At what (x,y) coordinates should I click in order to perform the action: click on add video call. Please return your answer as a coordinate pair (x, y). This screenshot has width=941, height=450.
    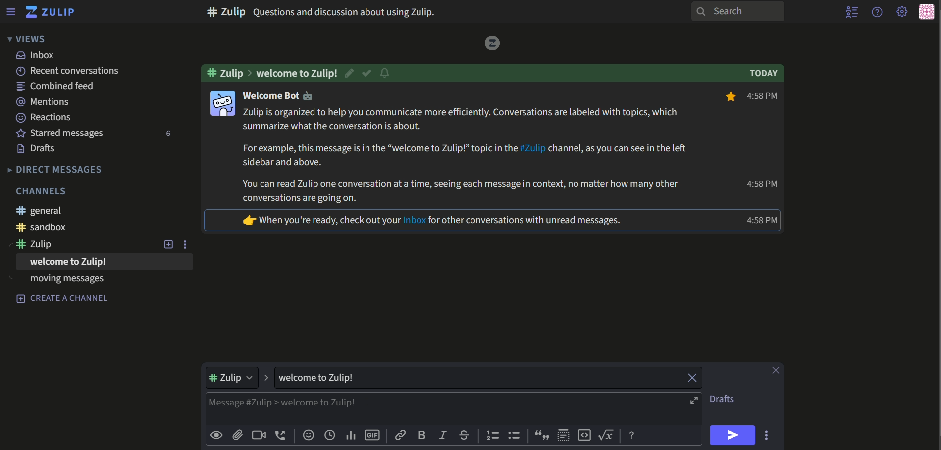
    Looking at the image, I should click on (258, 435).